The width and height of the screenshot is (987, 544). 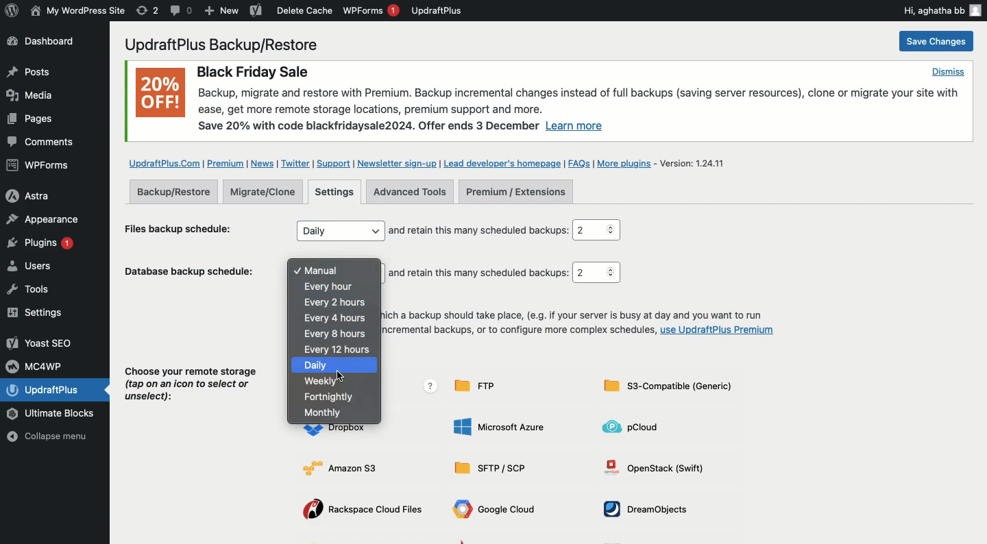 What do you see at coordinates (941, 10) in the screenshot?
I see `Hi, aghatha bb` at bounding box center [941, 10].